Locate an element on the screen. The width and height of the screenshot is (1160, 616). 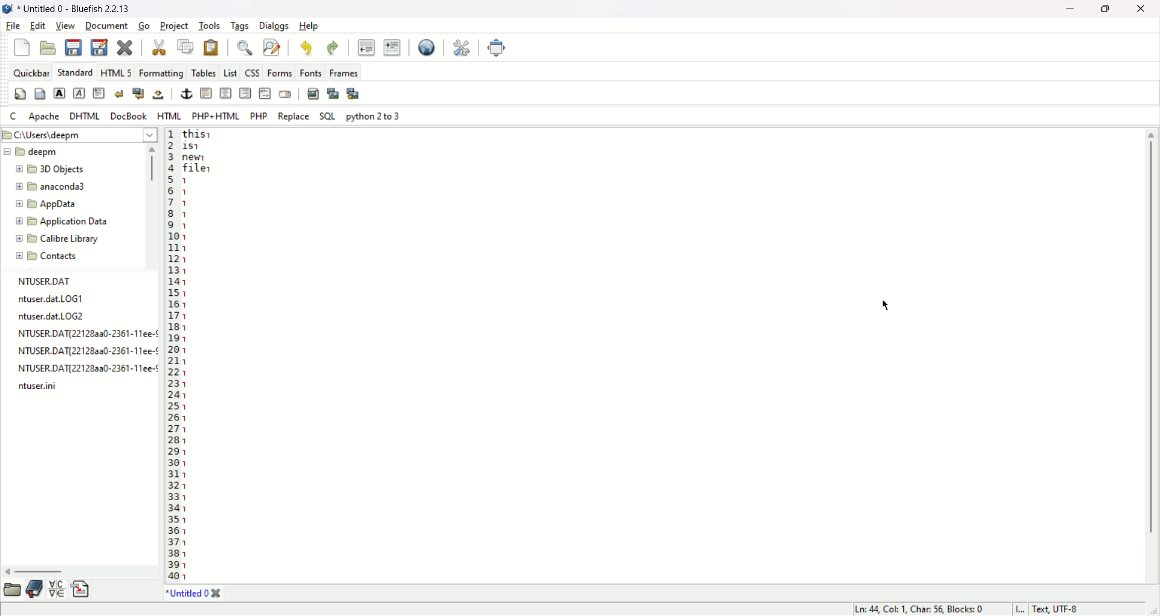
strong is located at coordinates (60, 93).